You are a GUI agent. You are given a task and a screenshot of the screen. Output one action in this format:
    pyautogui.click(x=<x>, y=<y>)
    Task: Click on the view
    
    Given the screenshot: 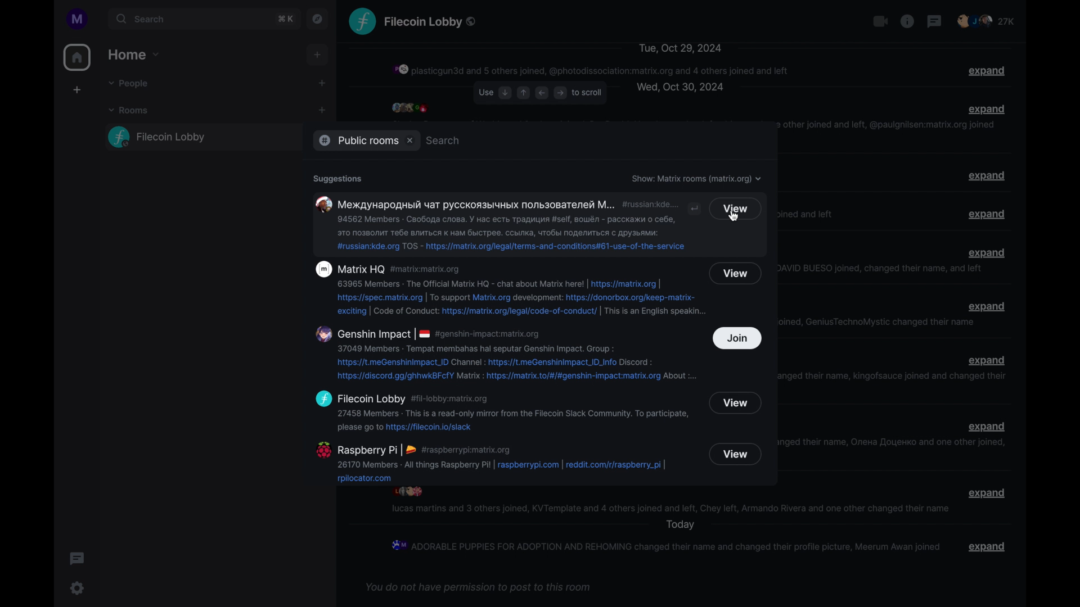 What is the action you would take?
    pyautogui.click(x=736, y=402)
    